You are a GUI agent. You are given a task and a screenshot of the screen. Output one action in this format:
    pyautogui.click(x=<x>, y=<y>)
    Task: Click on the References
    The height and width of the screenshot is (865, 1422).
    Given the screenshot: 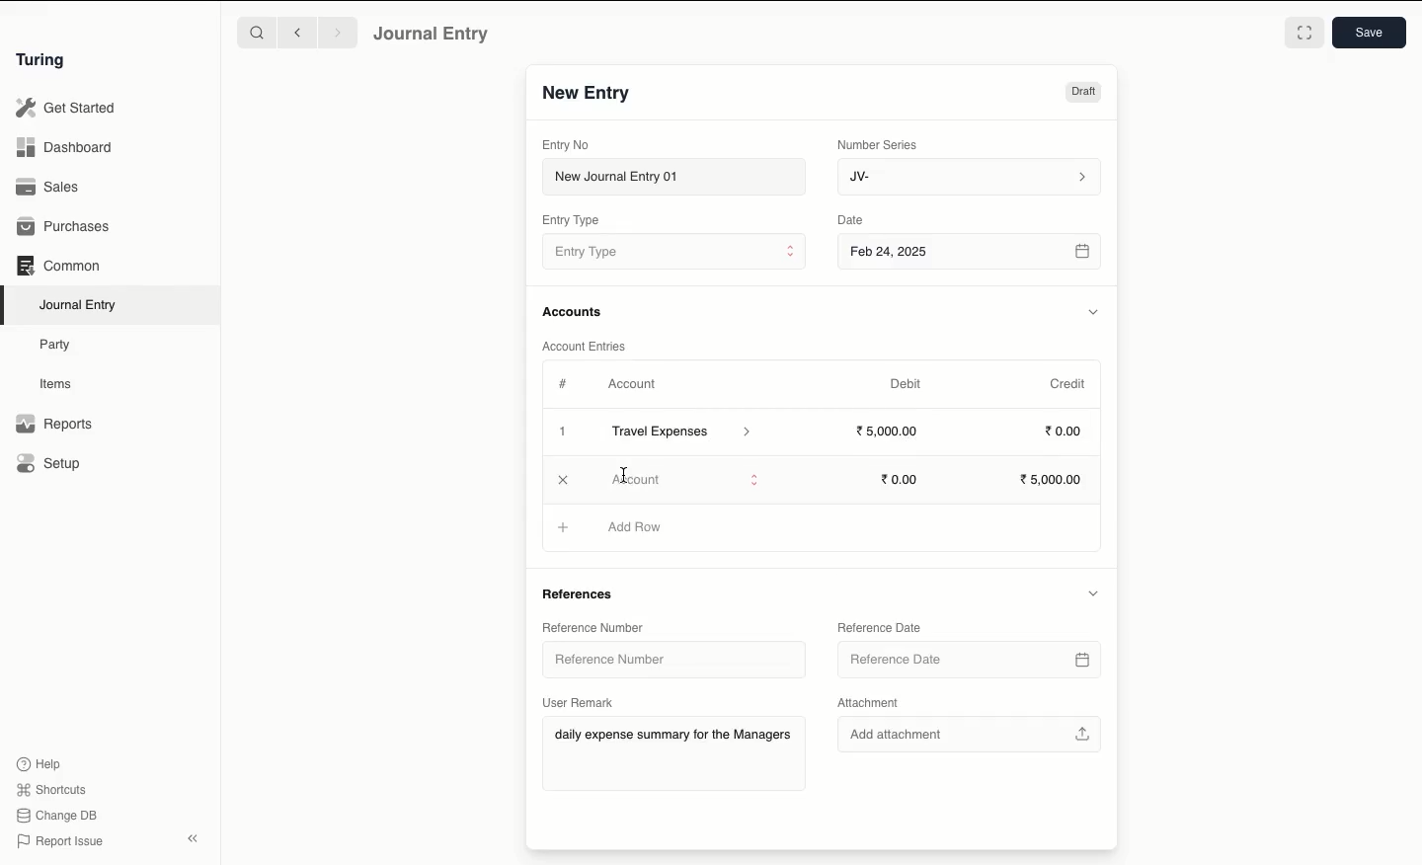 What is the action you would take?
    pyautogui.click(x=585, y=592)
    